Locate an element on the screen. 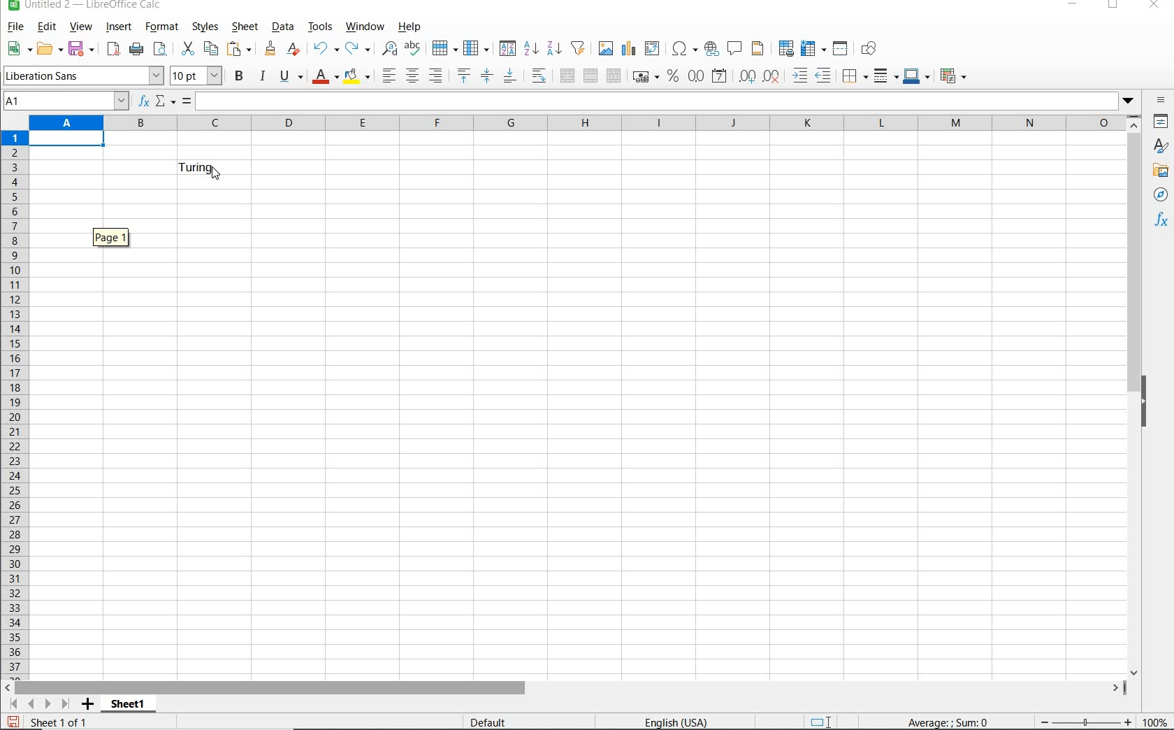 This screenshot has height=730, width=1174. STANDARD SELECTION is located at coordinates (823, 721).